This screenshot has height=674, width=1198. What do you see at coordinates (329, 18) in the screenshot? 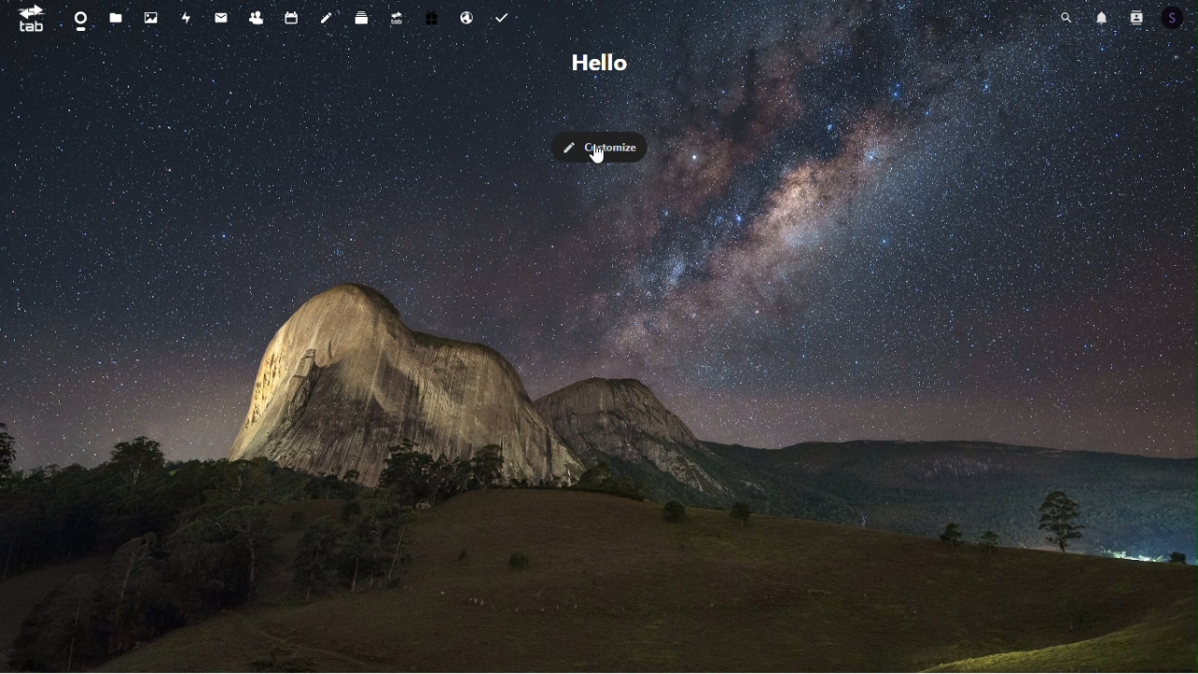
I see `notes` at bounding box center [329, 18].